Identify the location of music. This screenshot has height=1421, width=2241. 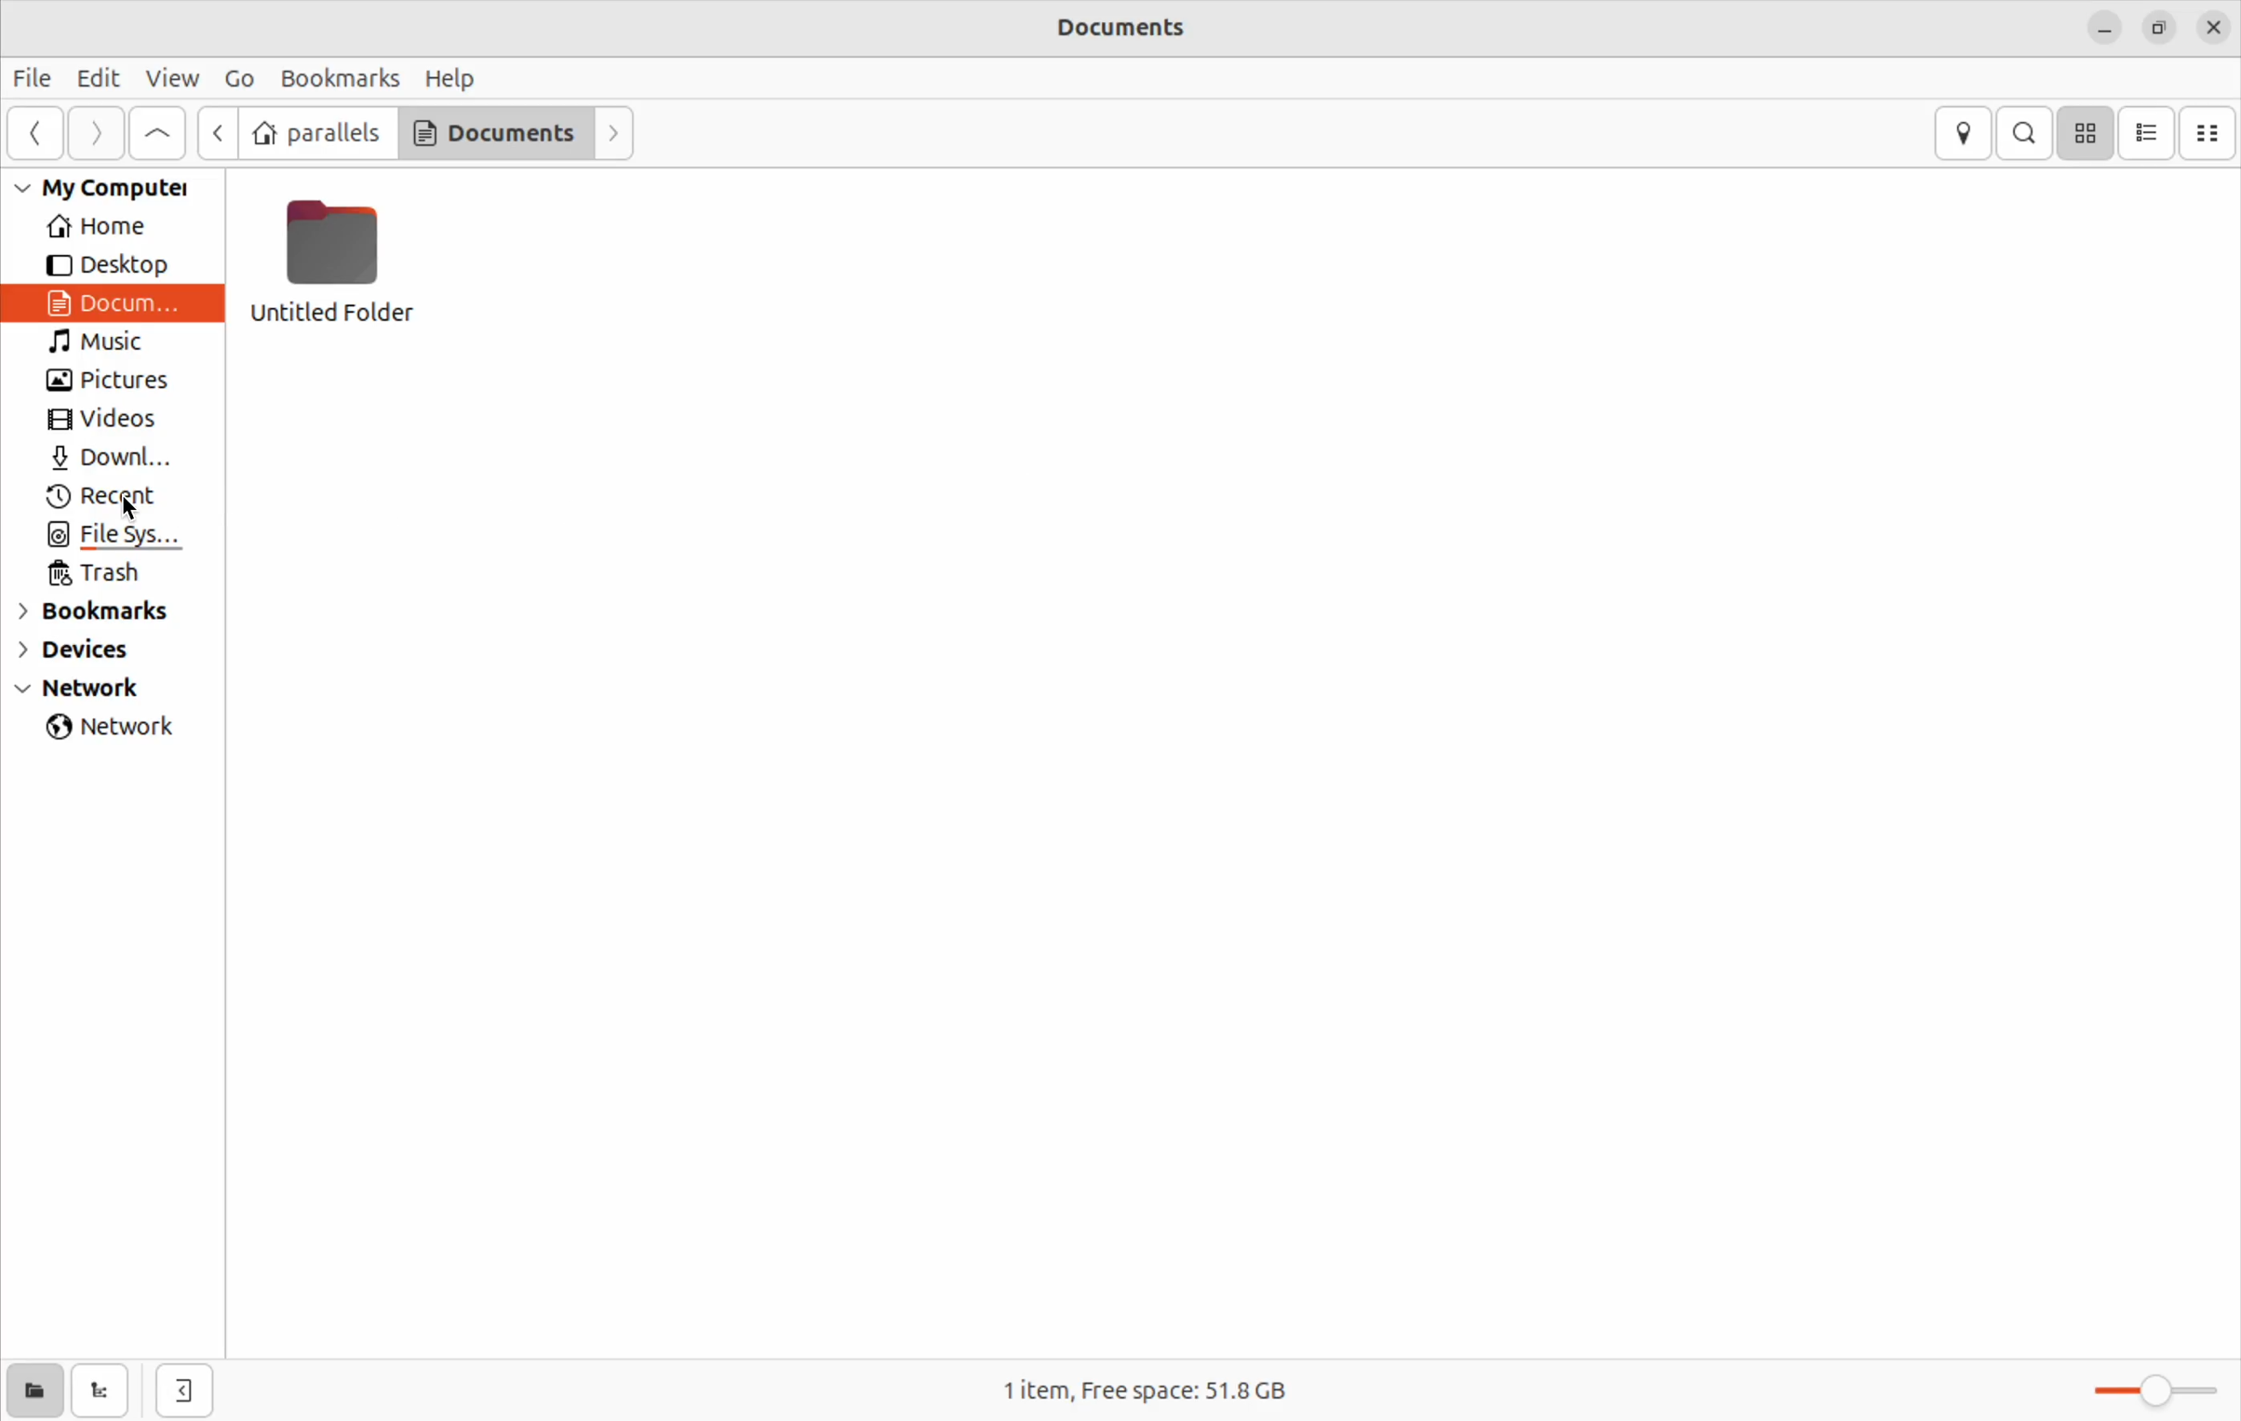
(119, 345).